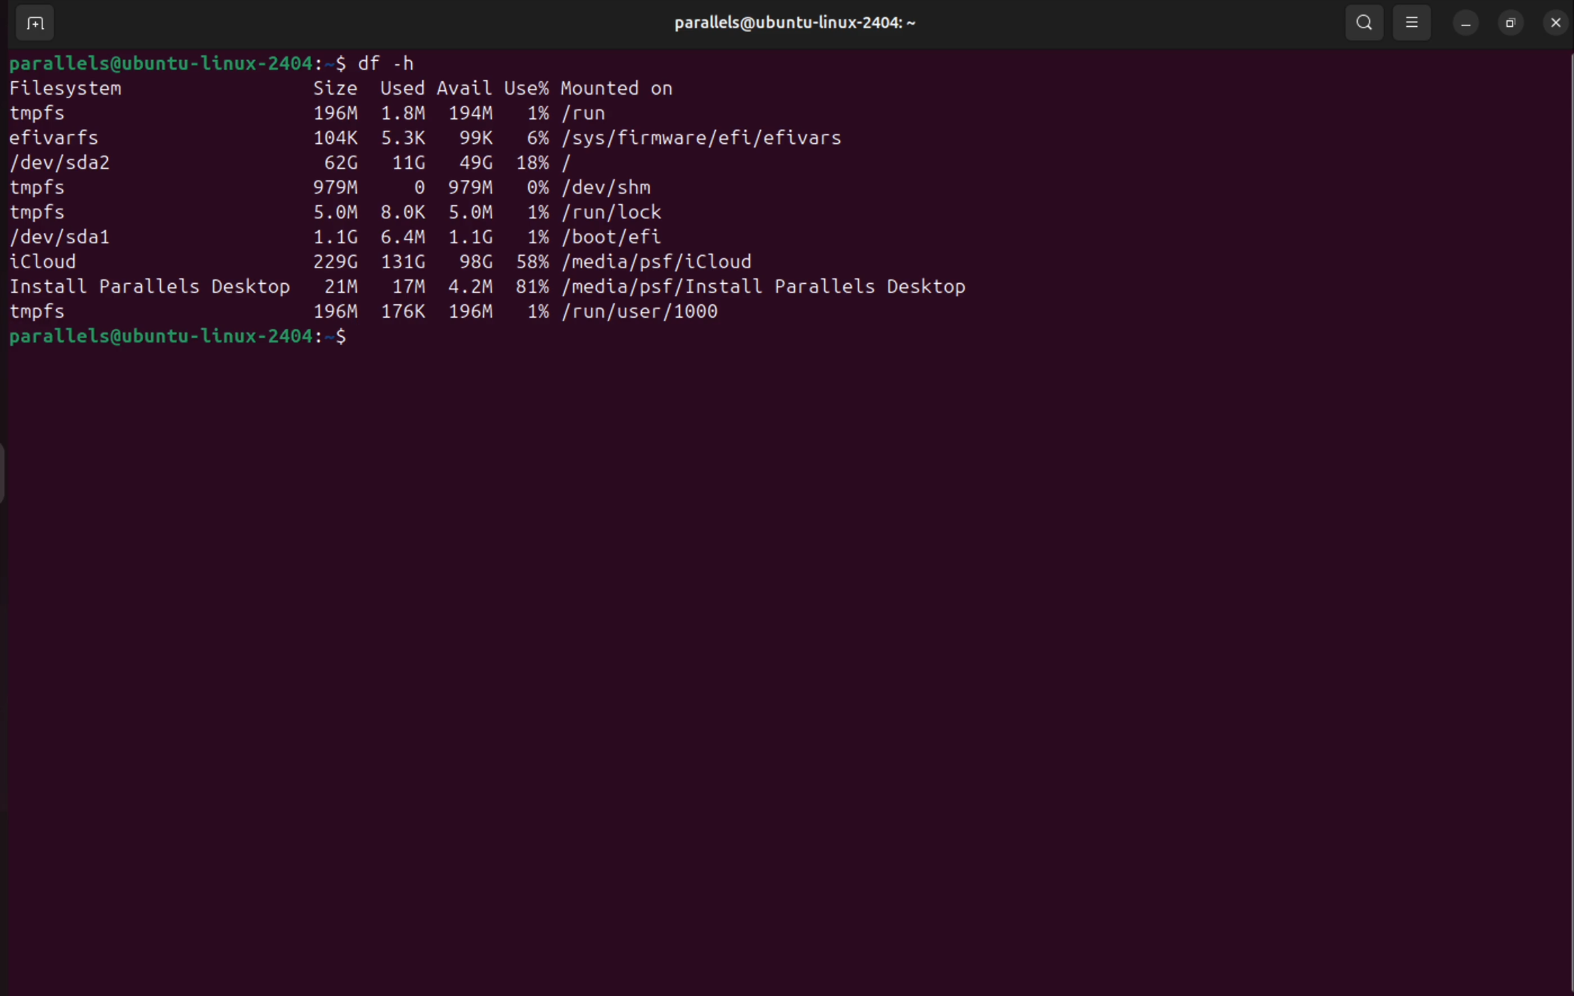 Image resolution: width=1574 pixels, height=996 pixels. Describe the element at coordinates (73, 140) in the screenshot. I see `efiwarts` at that location.